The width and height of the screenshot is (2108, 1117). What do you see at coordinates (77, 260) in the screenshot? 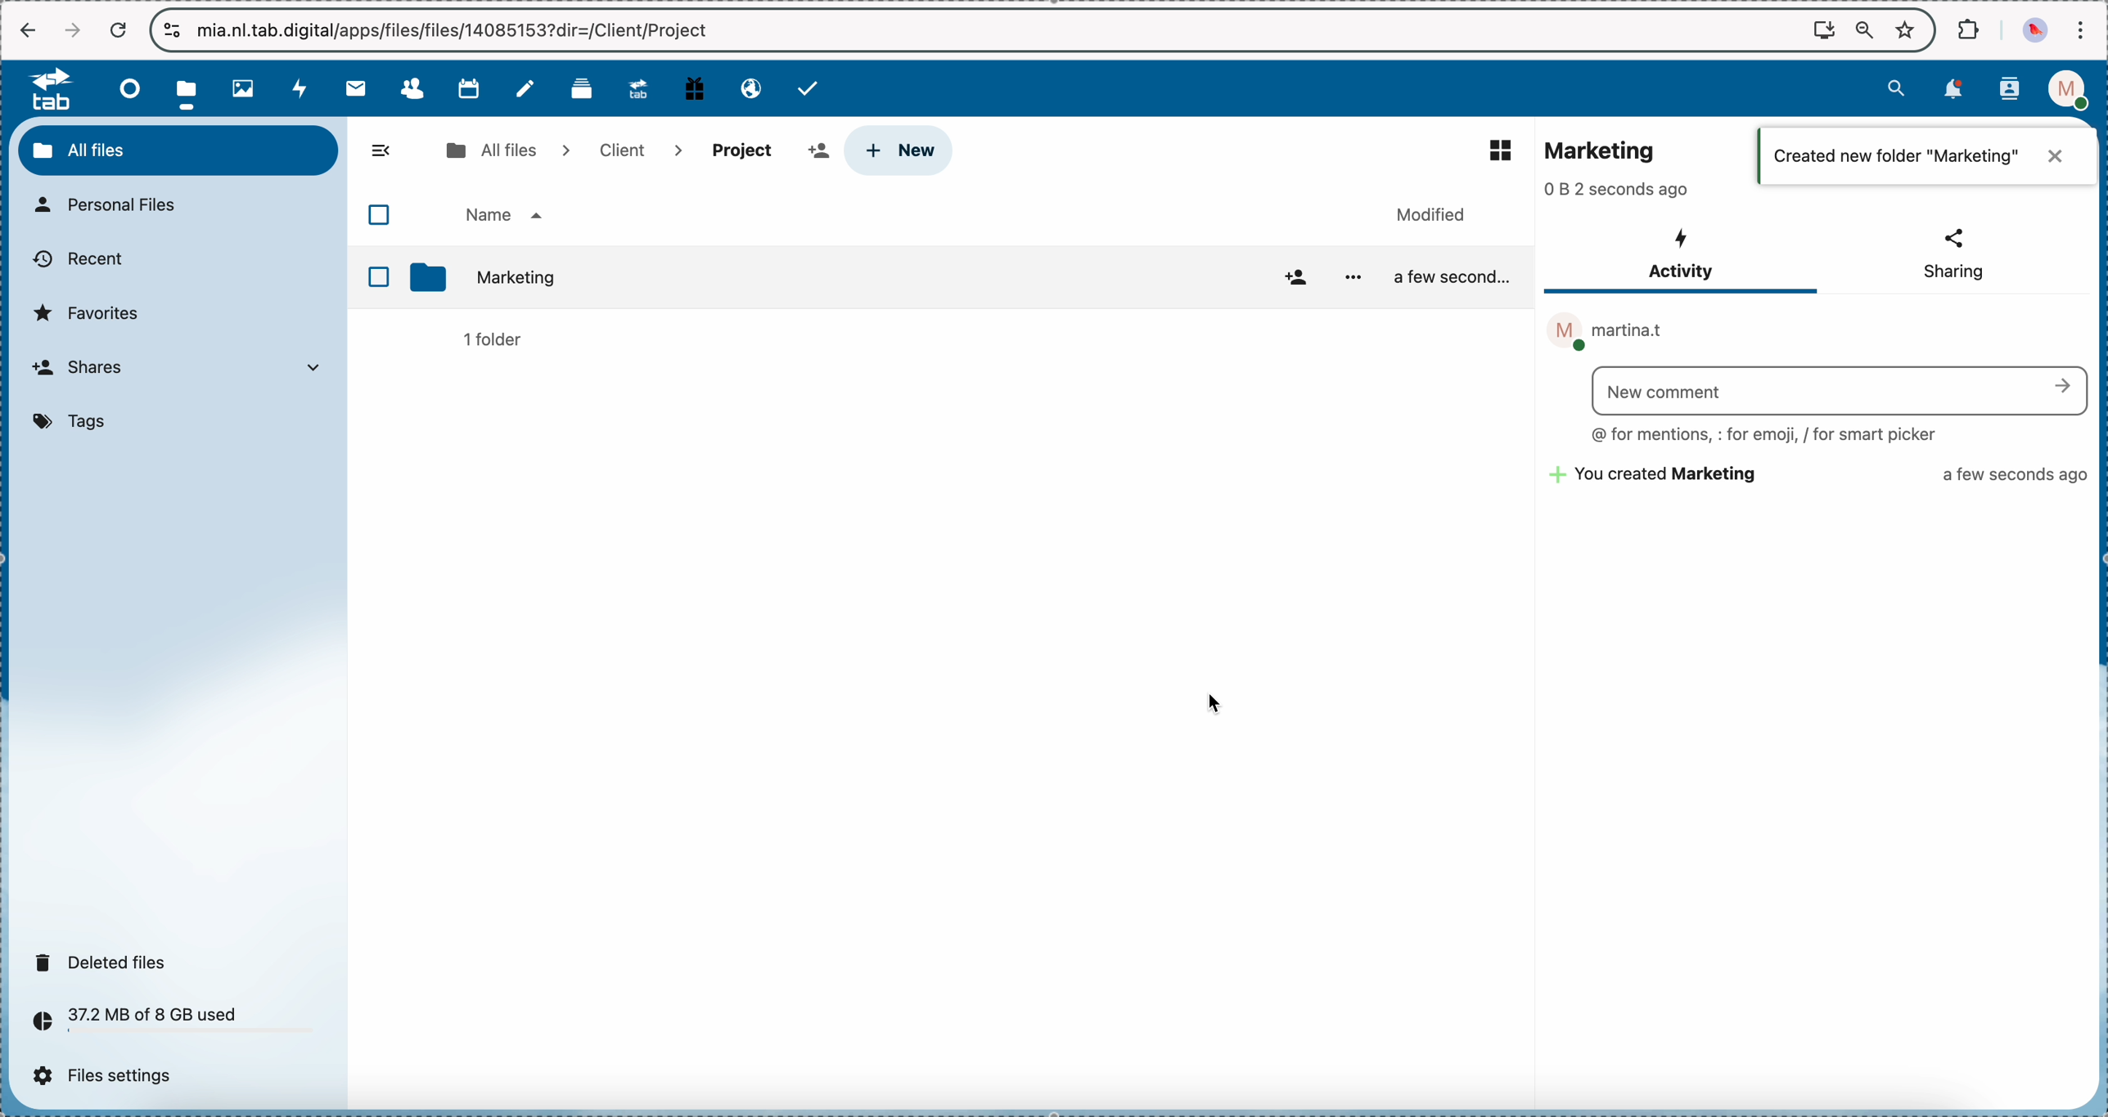
I see `recent` at bounding box center [77, 260].